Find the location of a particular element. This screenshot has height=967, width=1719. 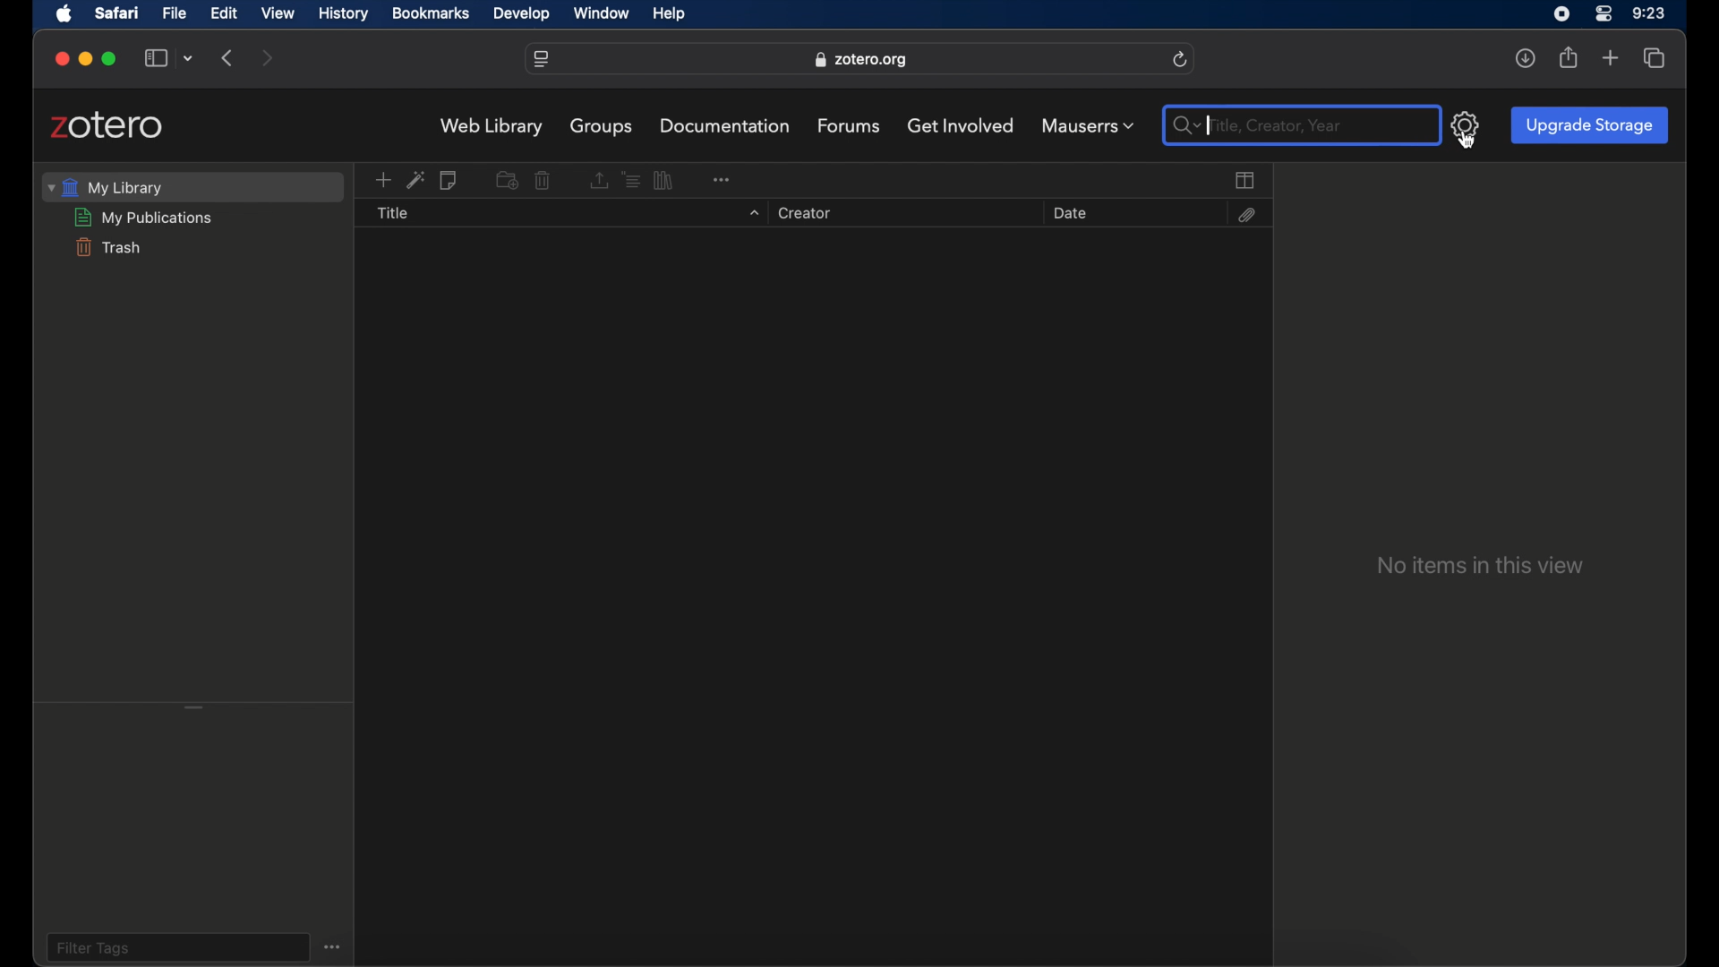

filter tags is located at coordinates (93, 947).